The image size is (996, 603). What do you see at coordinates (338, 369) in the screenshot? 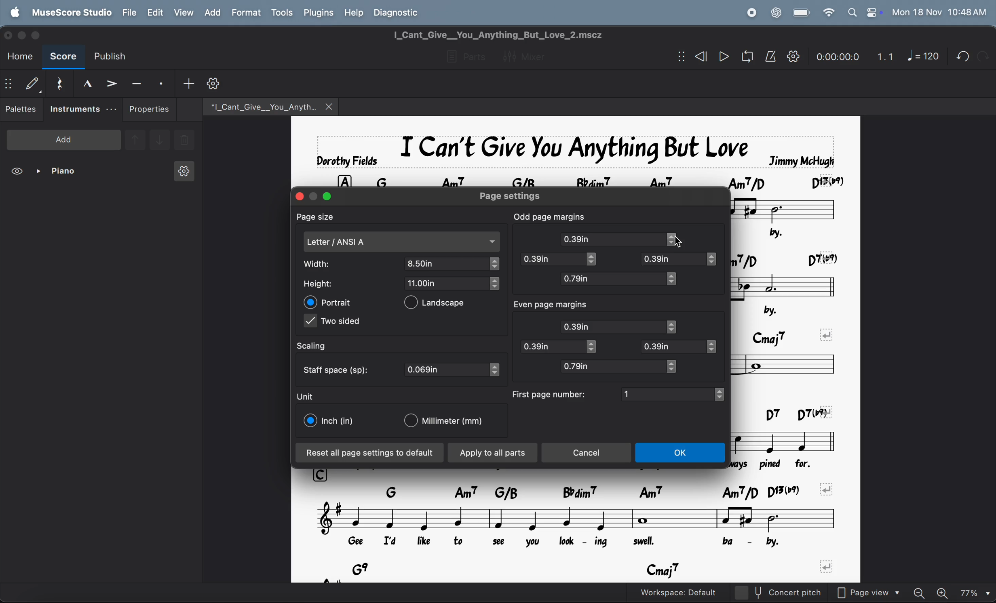
I see `staff space (sp)` at bounding box center [338, 369].